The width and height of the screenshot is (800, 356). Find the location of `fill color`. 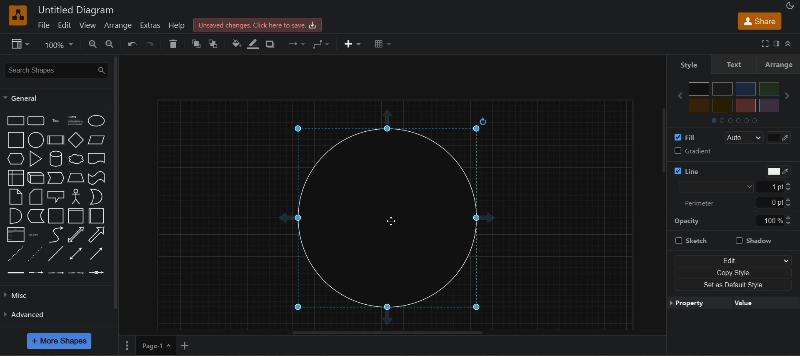

fill color is located at coordinates (237, 44).